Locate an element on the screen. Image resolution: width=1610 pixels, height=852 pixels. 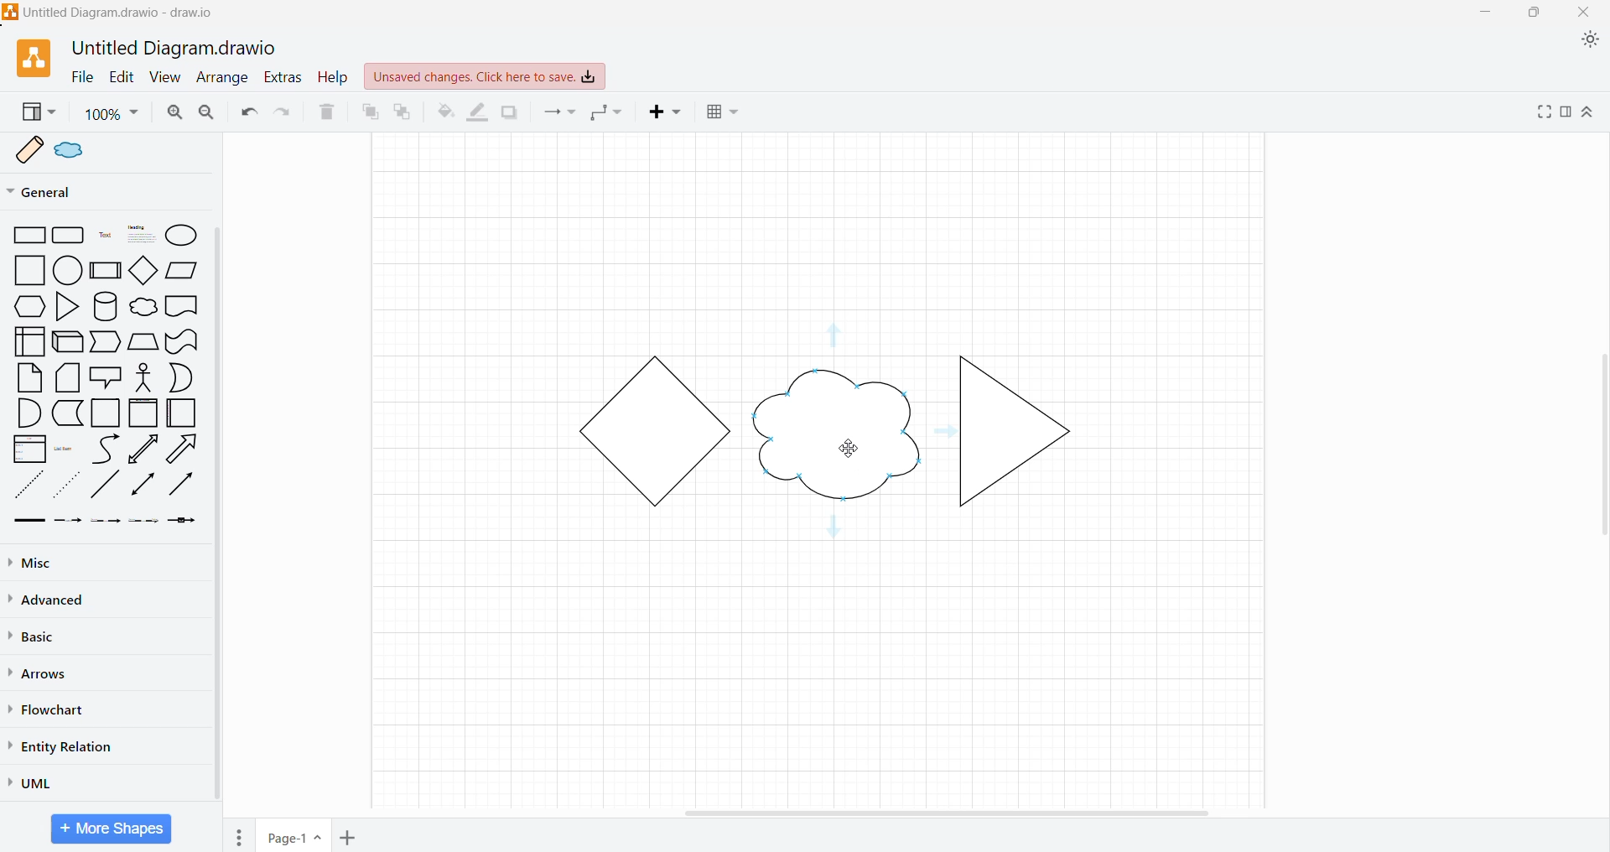
To Back is located at coordinates (404, 112).